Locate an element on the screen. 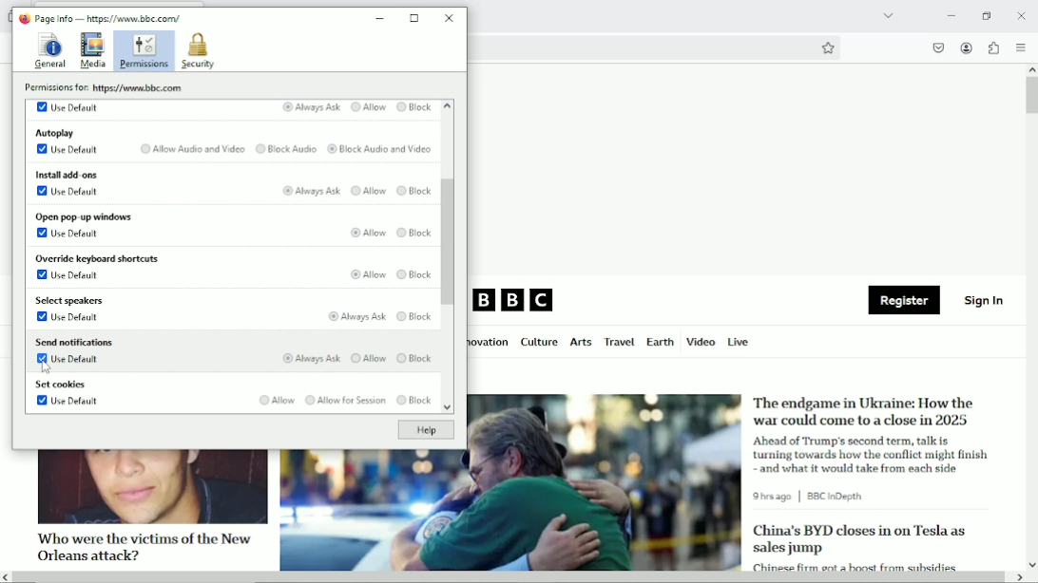 The image size is (1038, 583). Autoplay is located at coordinates (56, 132).